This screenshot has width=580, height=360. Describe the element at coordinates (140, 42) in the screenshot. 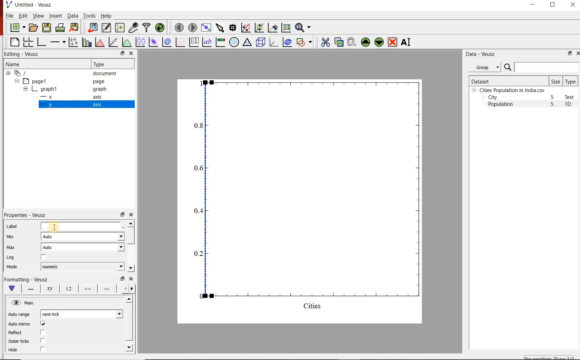

I see `plot box plots` at that location.